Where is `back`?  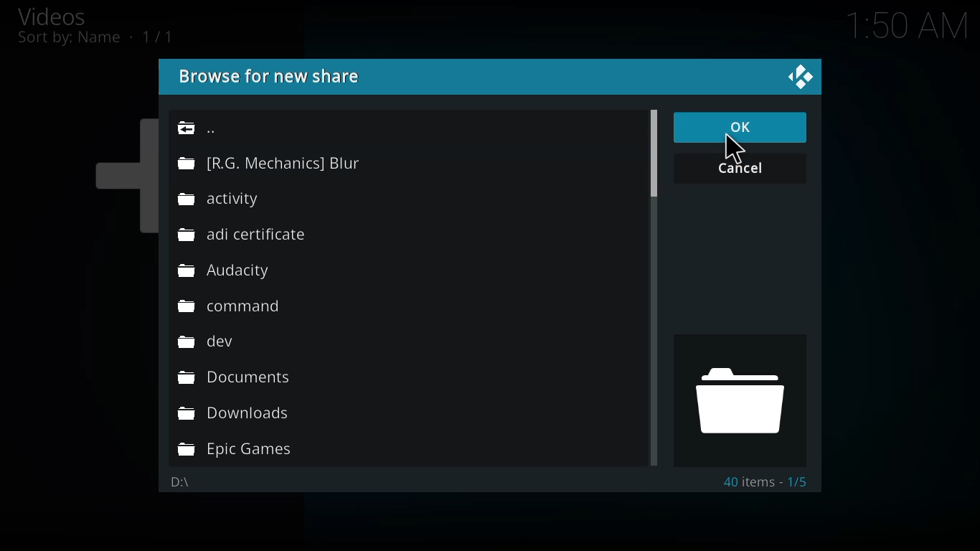
back is located at coordinates (212, 128).